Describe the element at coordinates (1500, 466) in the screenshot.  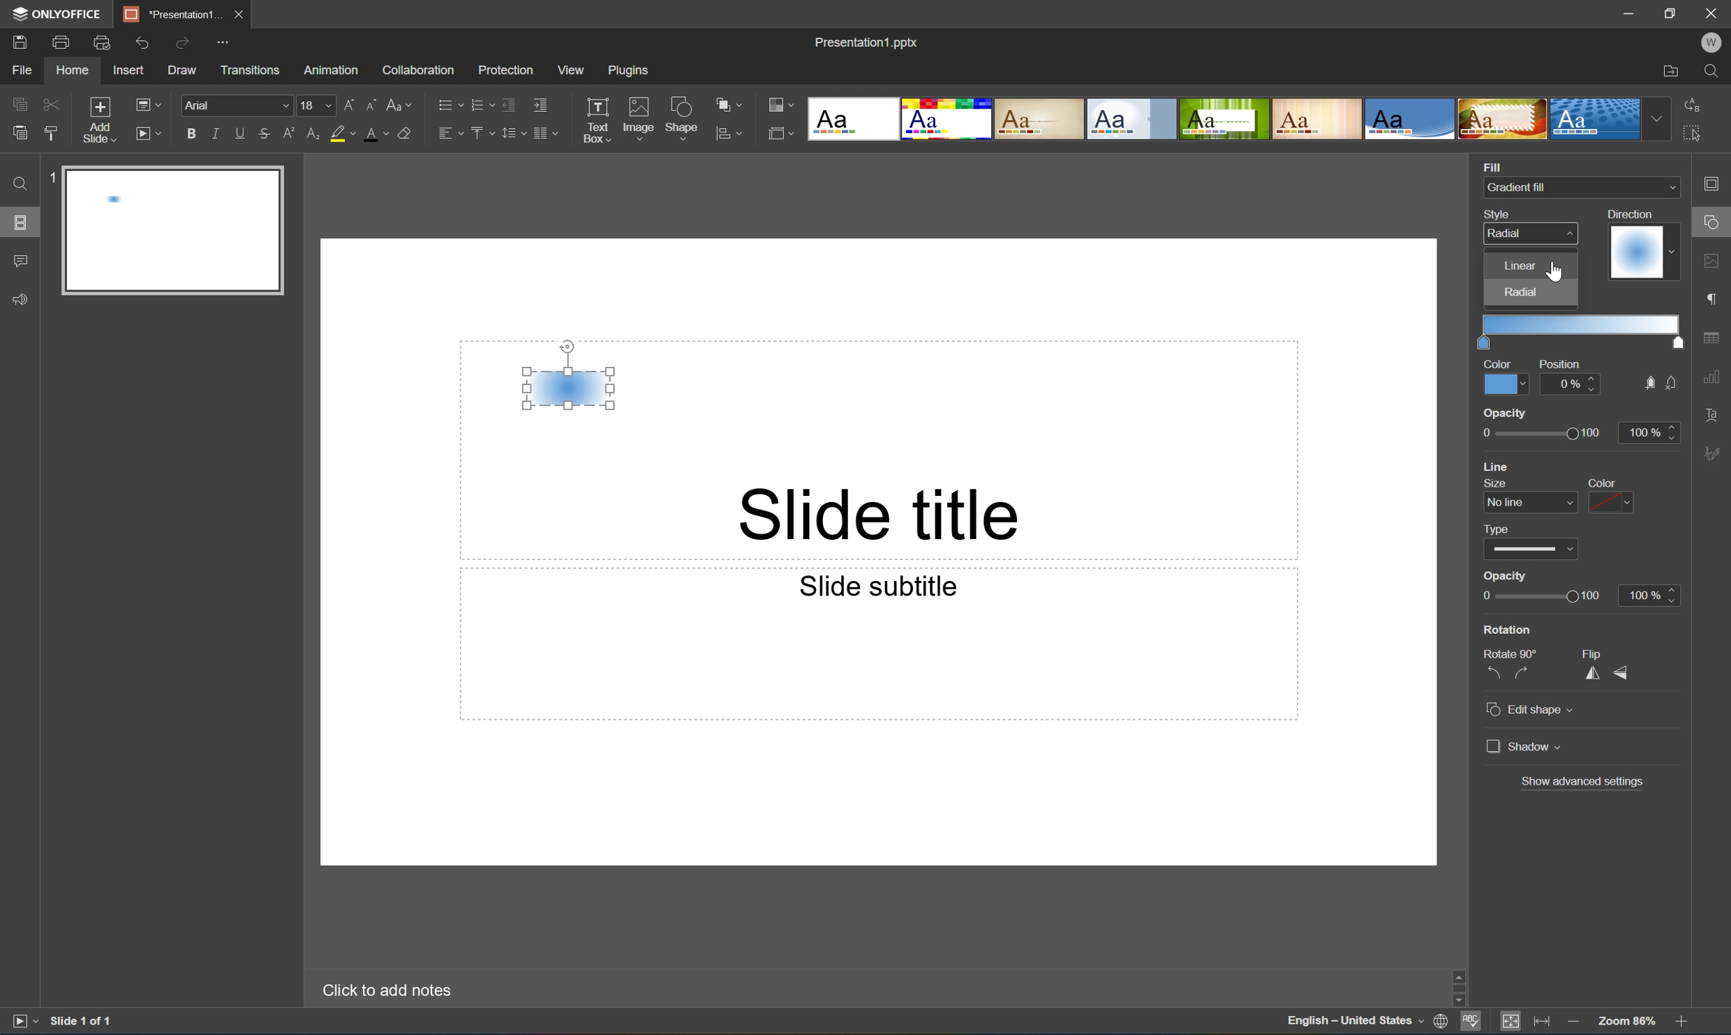
I see `line` at that location.